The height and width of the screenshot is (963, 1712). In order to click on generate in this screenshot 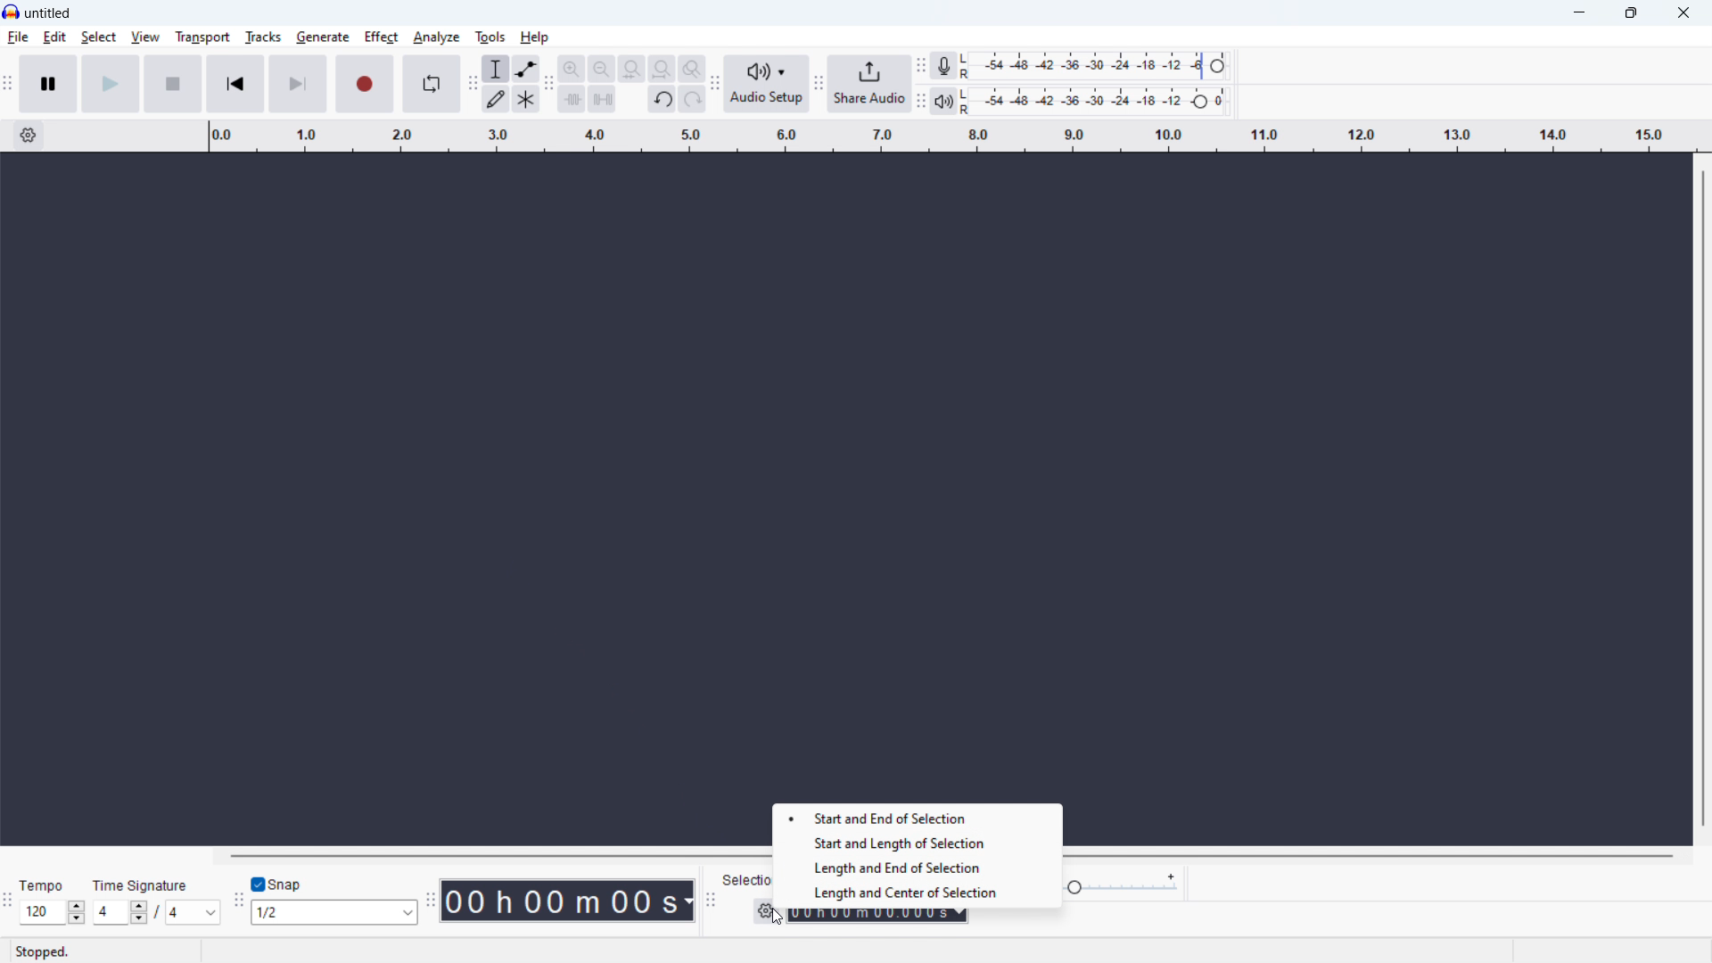, I will do `click(322, 37)`.